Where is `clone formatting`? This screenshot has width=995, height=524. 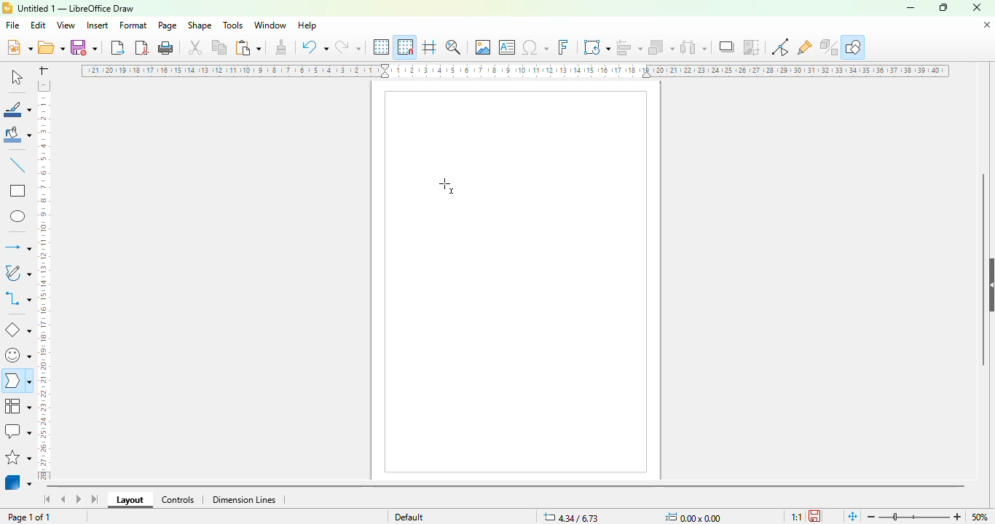 clone formatting is located at coordinates (282, 46).